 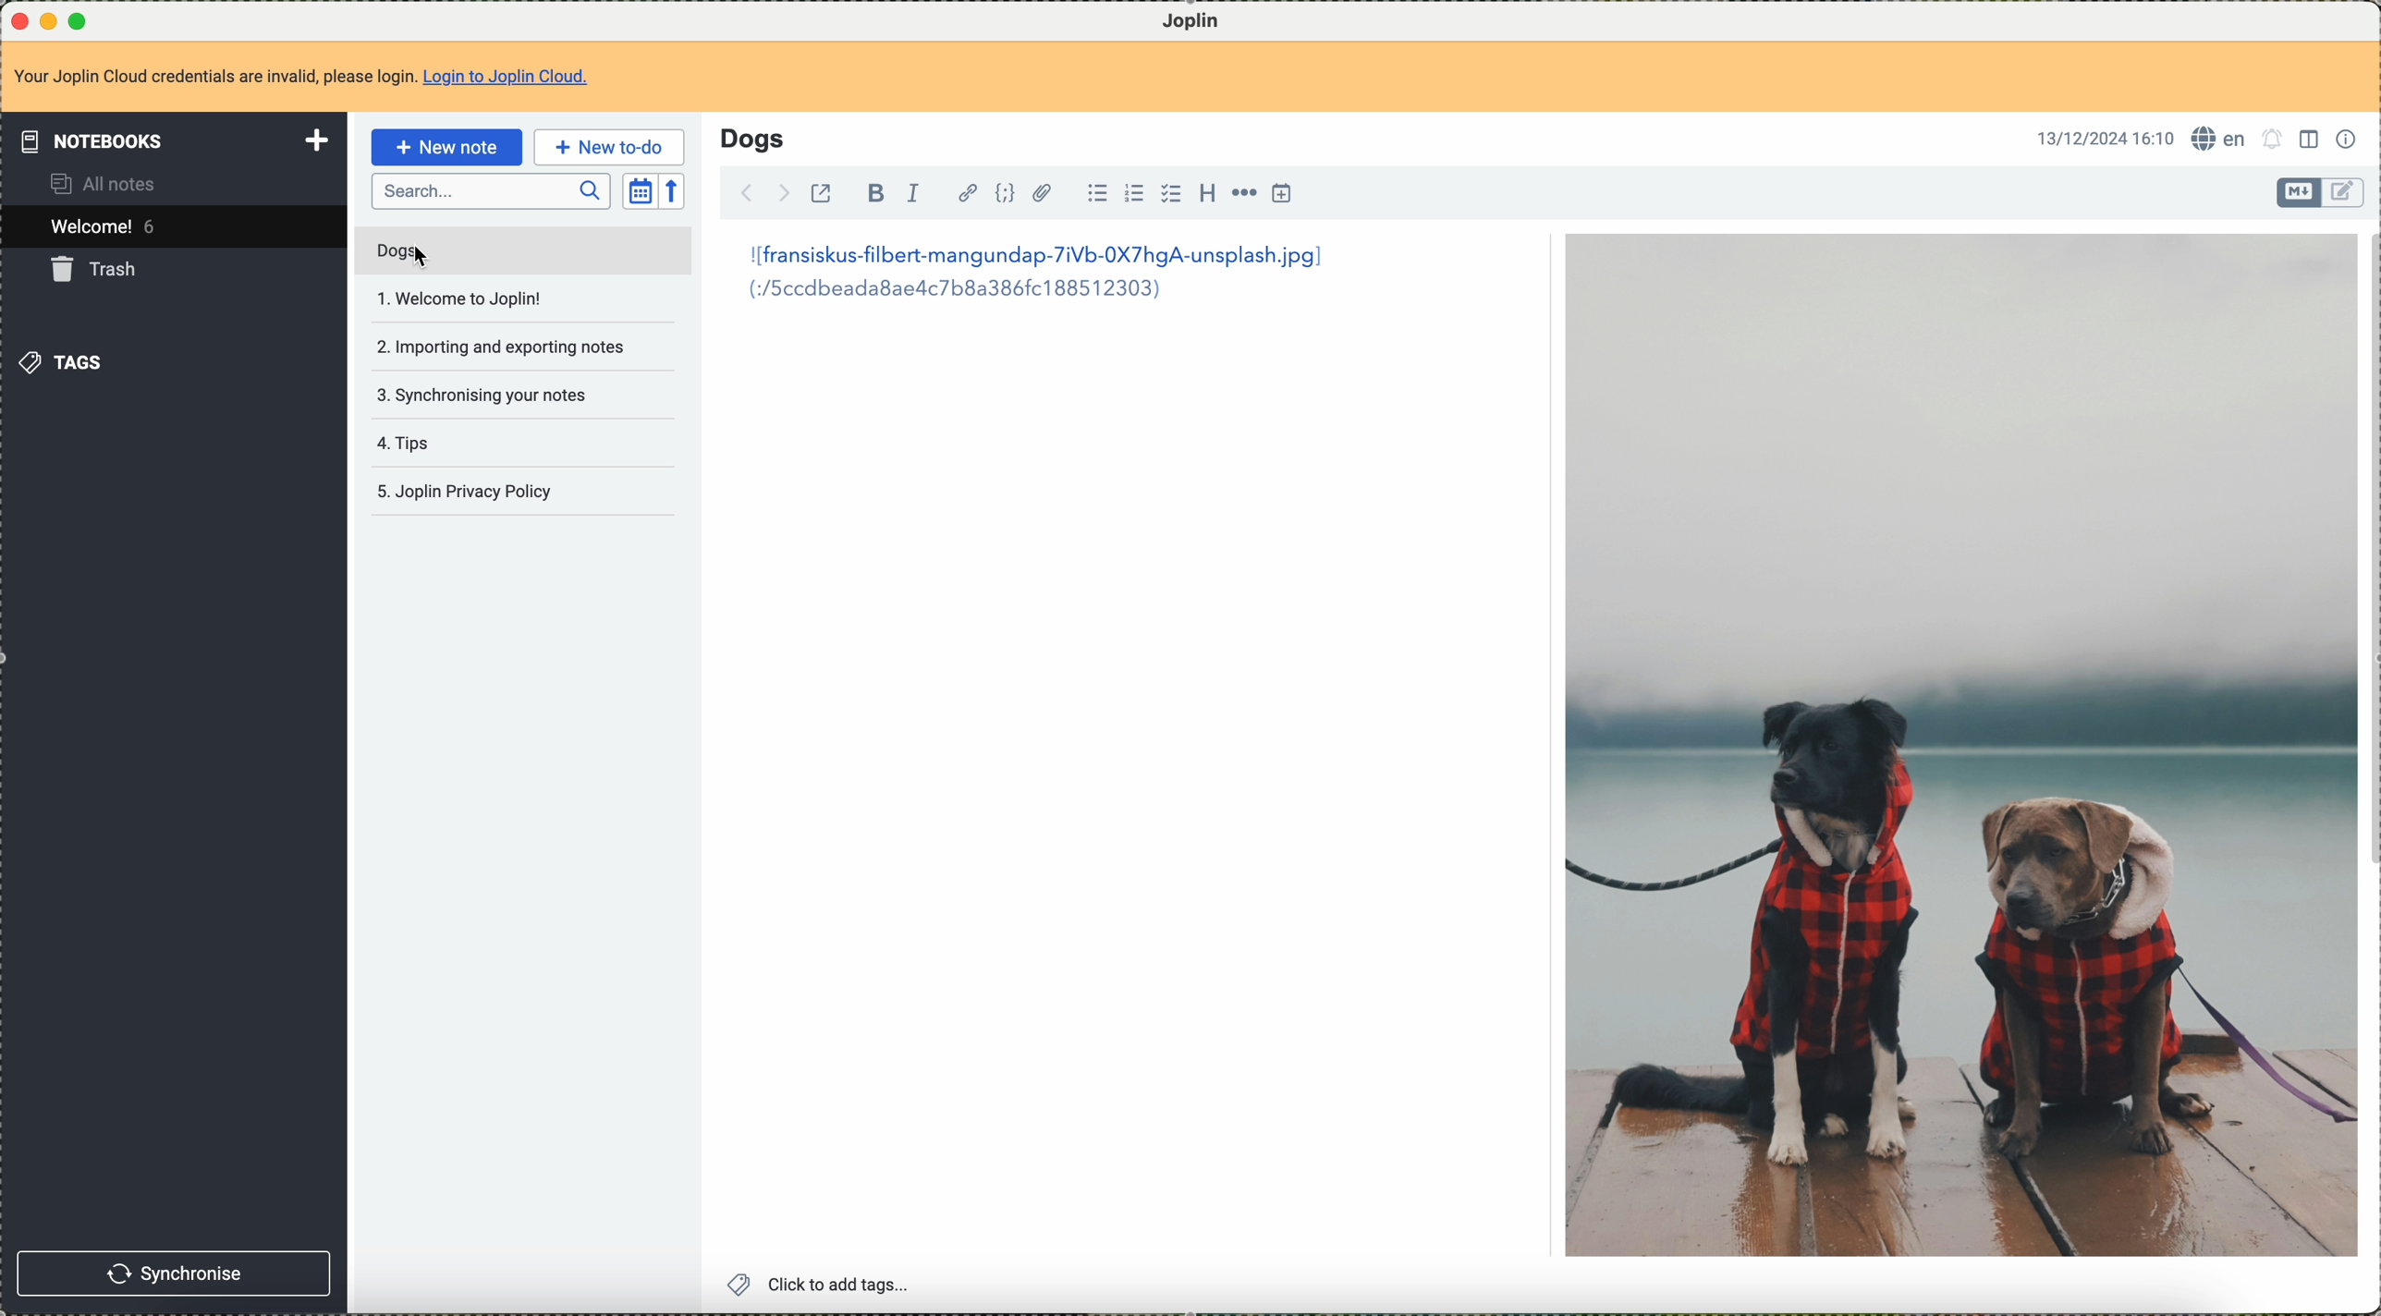 I want to click on tips, so click(x=409, y=444).